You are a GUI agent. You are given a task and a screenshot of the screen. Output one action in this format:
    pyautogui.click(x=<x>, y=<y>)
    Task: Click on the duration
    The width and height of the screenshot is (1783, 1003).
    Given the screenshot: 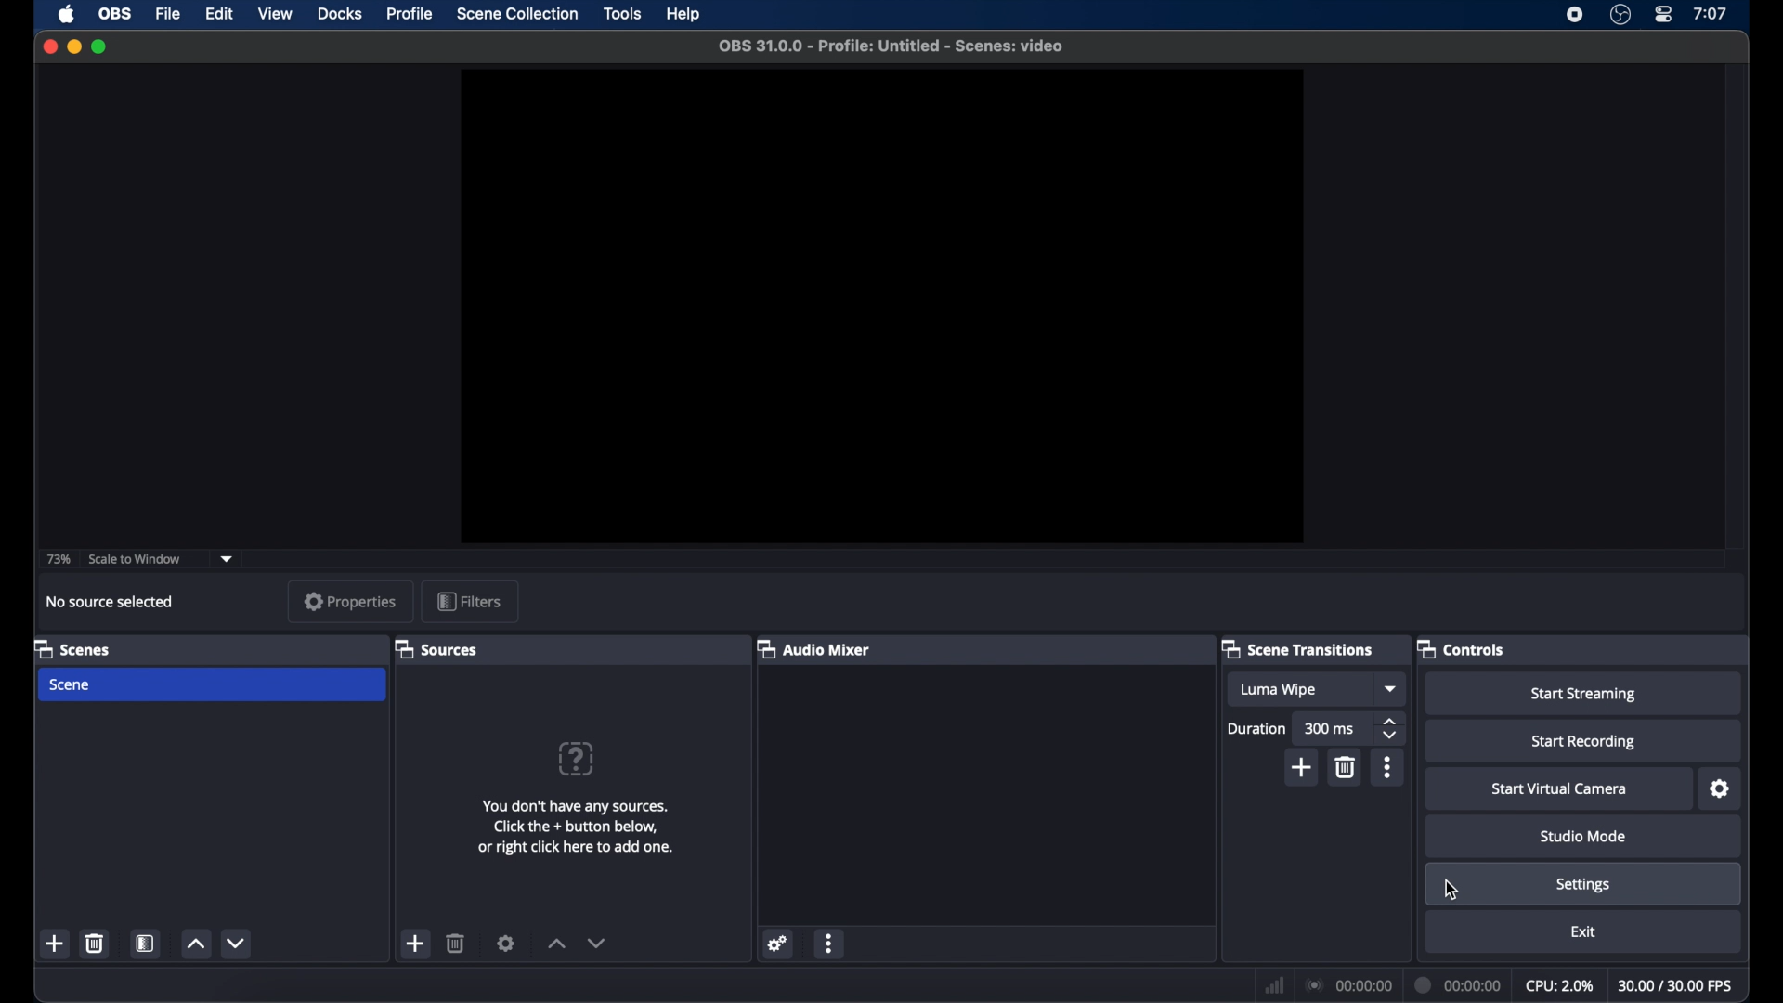 What is the action you would take?
    pyautogui.click(x=1460, y=983)
    